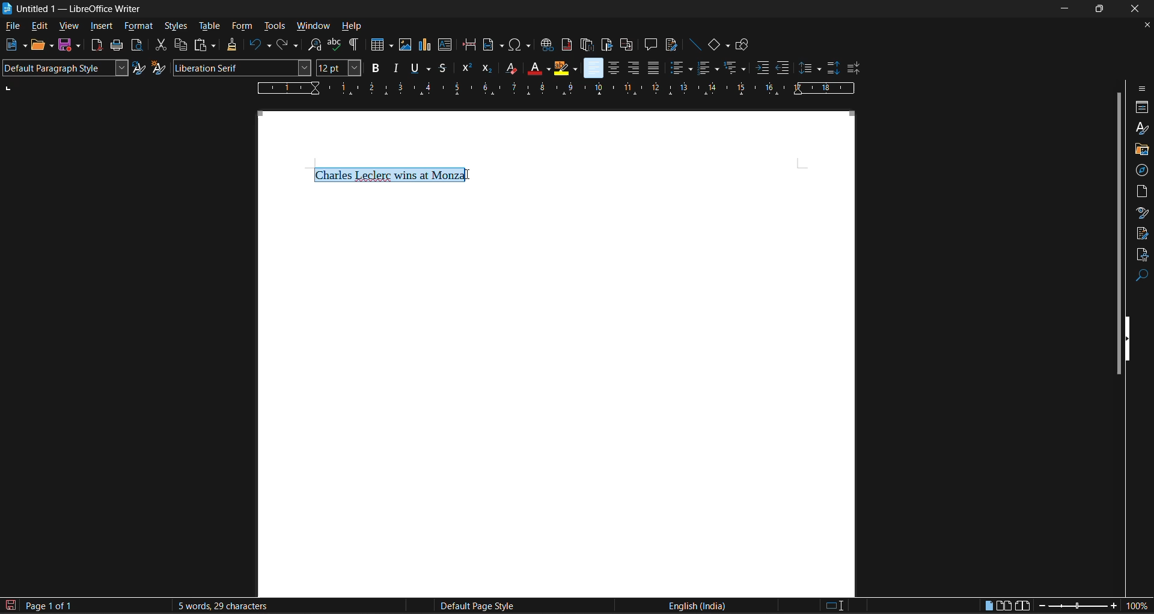 The height and width of the screenshot is (614, 1154). I want to click on cut, so click(157, 44).